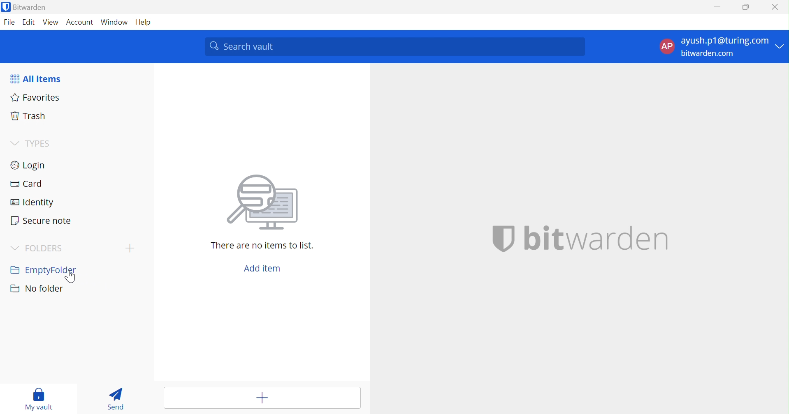 This screenshot has width=789, height=414. I want to click on Login, so click(28, 164).